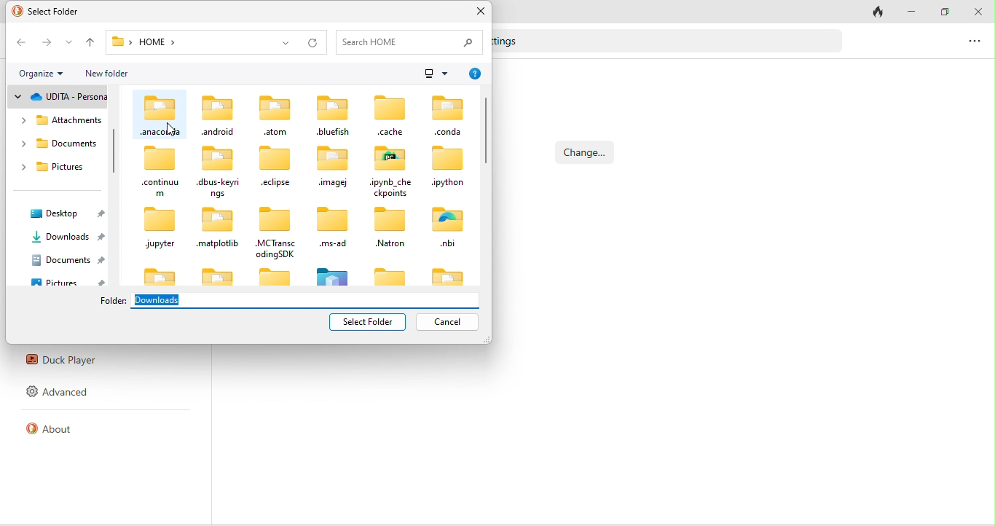 The width and height of the screenshot is (995, 526). What do you see at coordinates (69, 43) in the screenshot?
I see `recent location` at bounding box center [69, 43].